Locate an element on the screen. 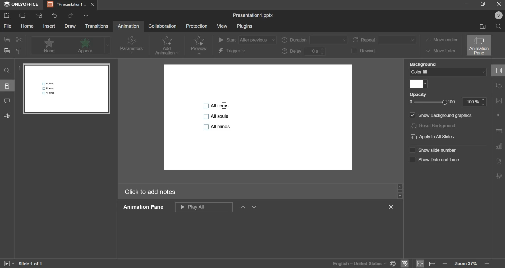 Image resolution: width=505 pixels, height=268 pixels. slider is located at coordinates (400, 191).